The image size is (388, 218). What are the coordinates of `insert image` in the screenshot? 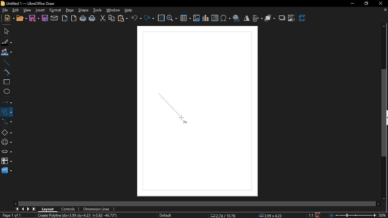 It's located at (197, 18).